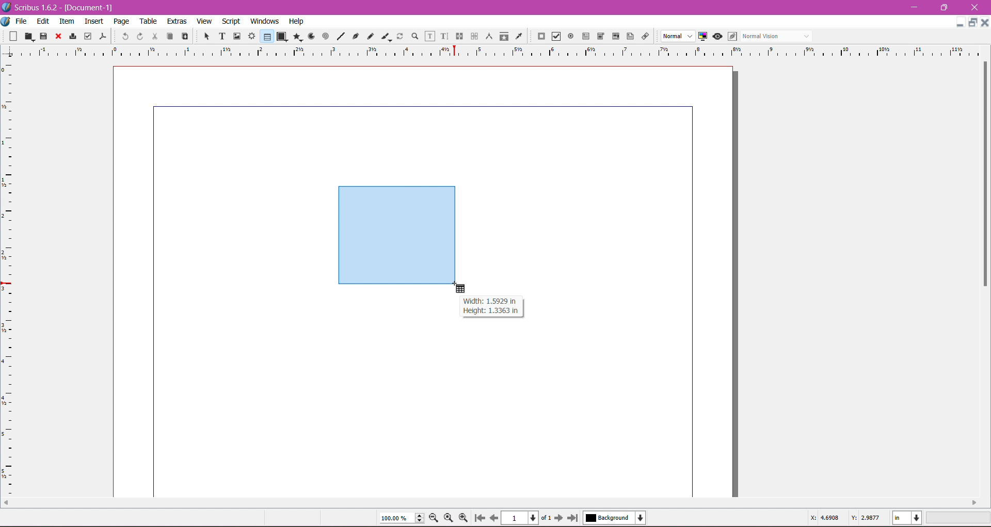  What do you see at coordinates (518, 36) in the screenshot?
I see `Eye Dropper` at bounding box center [518, 36].